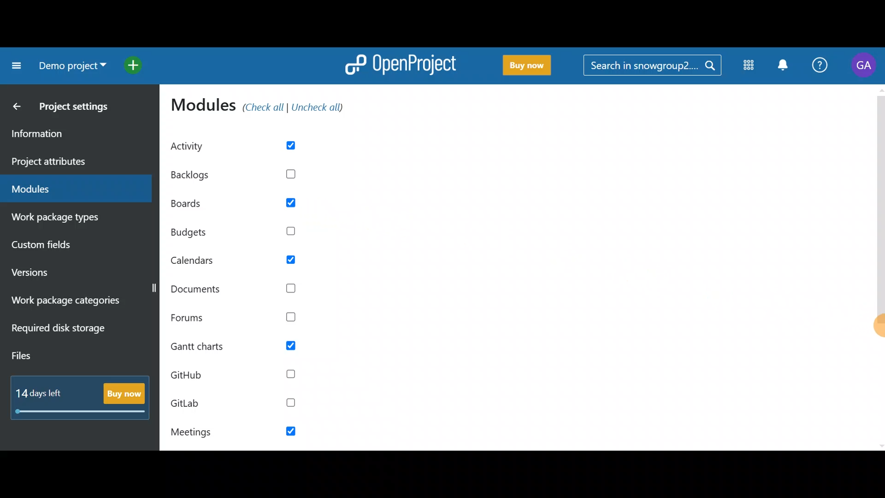 The image size is (885, 498). What do you see at coordinates (229, 433) in the screenshot?
I see `Meetings` at bounding box center [229, 433].